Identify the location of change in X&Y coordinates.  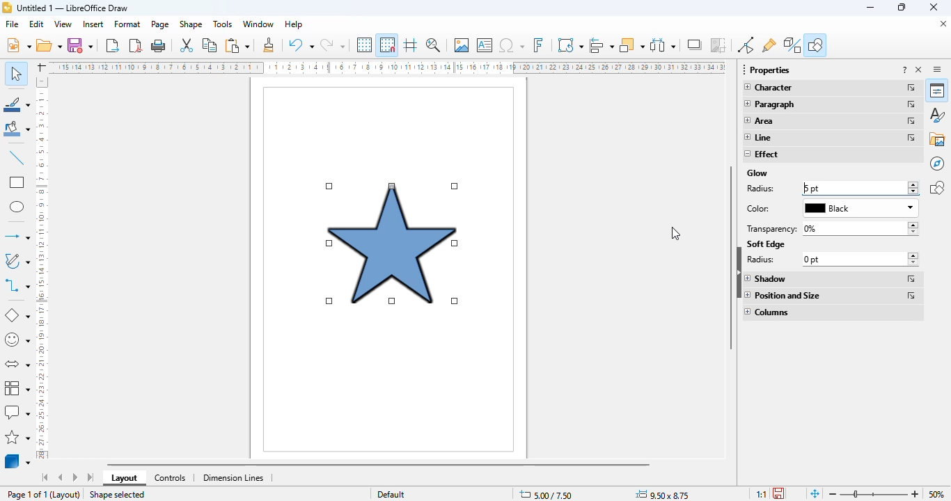
(547, 495).